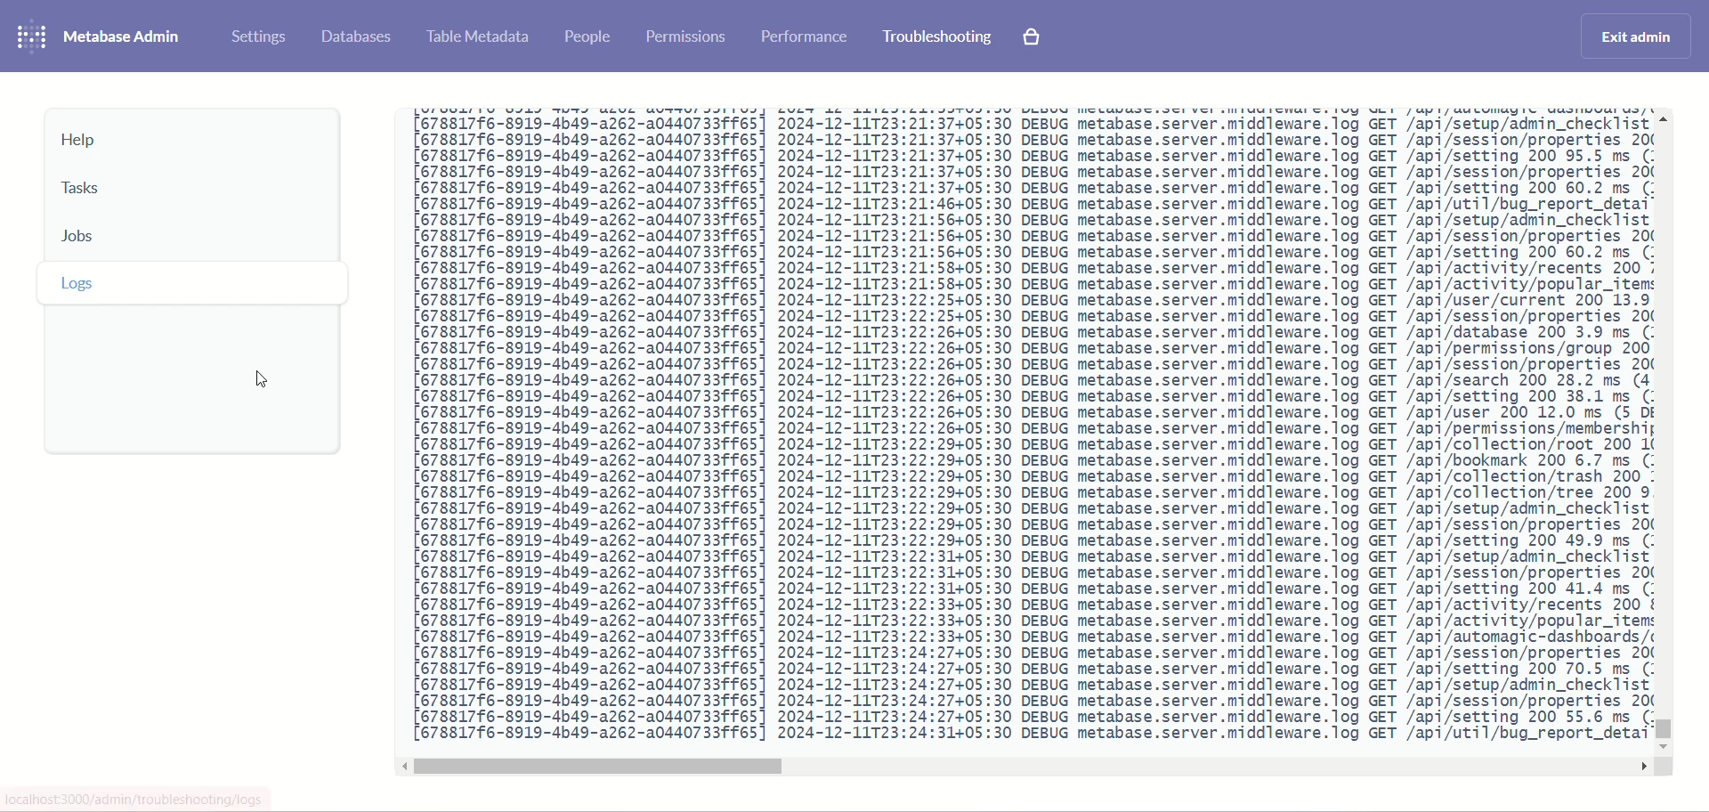 This screenshot has width=1709, height=812. What do you see at coordinates (939, 38) in the screenshot?
I see `troubleshooting` at bounding box center [939, 38].